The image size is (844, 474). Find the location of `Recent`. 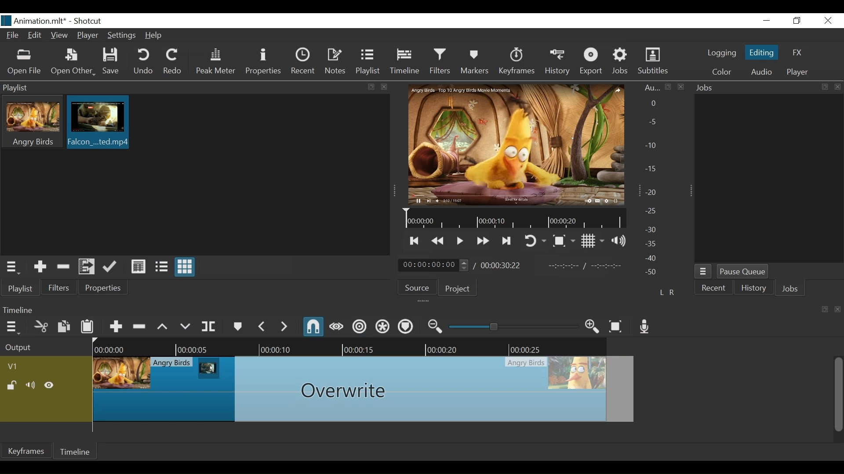

Recent is located at coordinates (303, 61).